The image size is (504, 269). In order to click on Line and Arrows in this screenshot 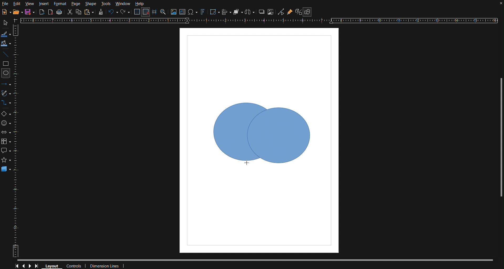, I will do `click(6, 84)`.